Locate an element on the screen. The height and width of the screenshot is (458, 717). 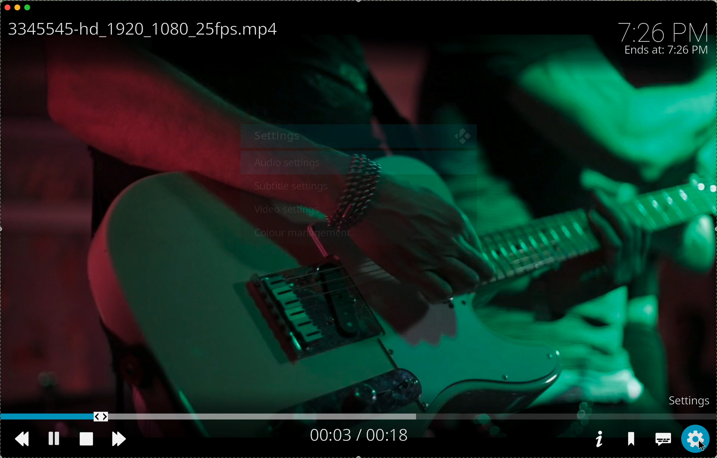
save is located at coordinates (633, 441).